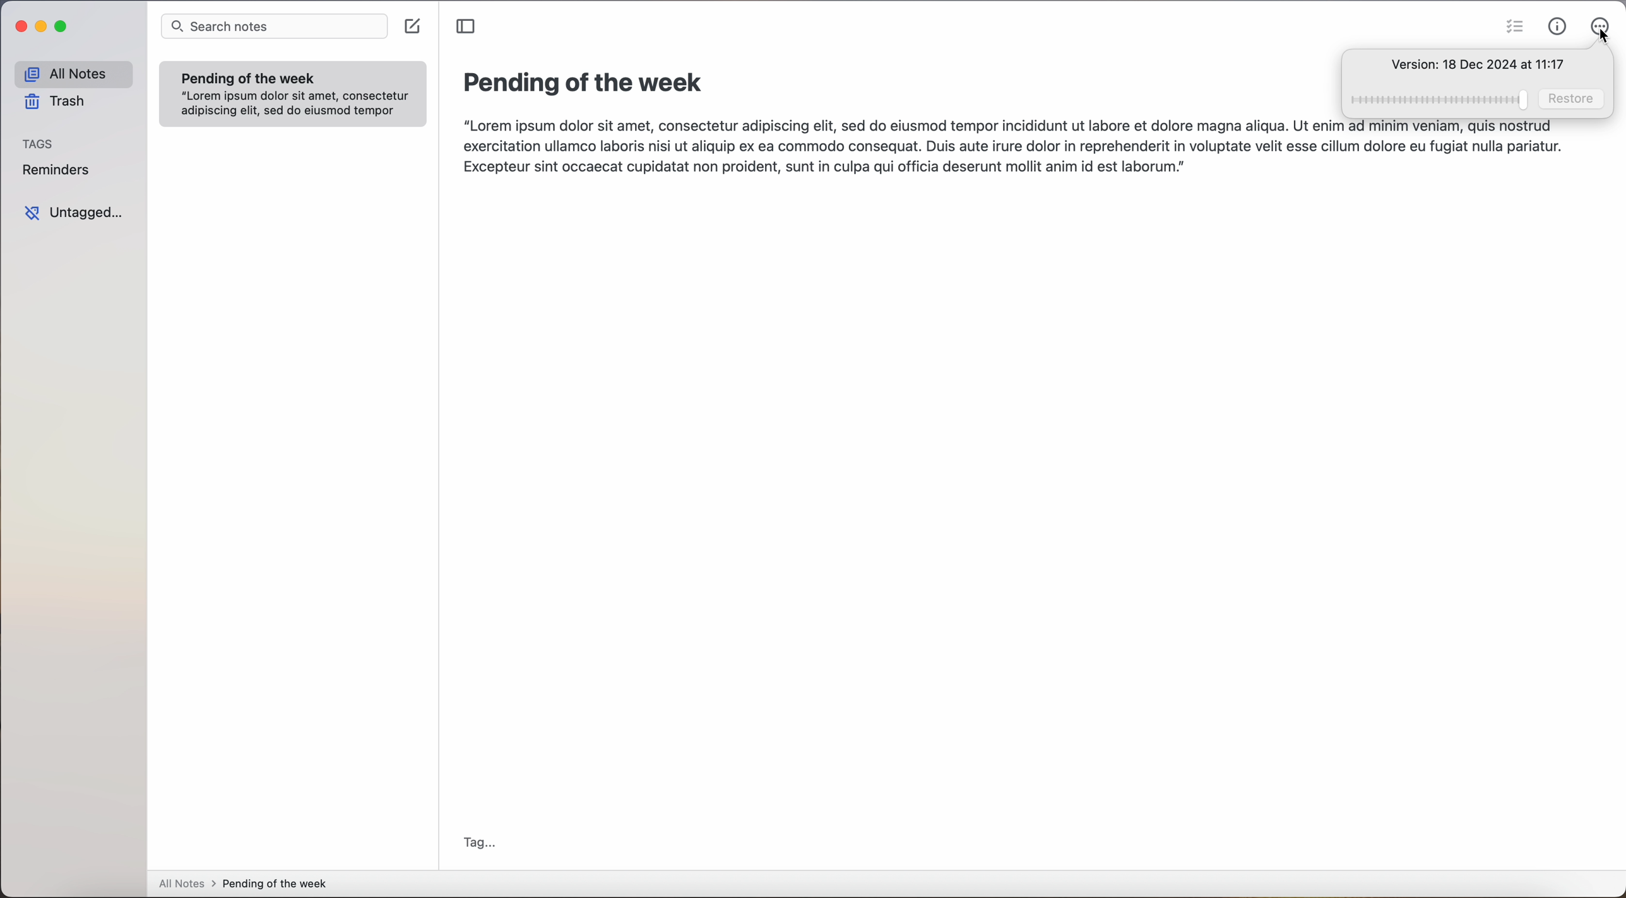  Describe the element at coordinates (1601, 22) in the screenshot. I see `click on more options` at that location.